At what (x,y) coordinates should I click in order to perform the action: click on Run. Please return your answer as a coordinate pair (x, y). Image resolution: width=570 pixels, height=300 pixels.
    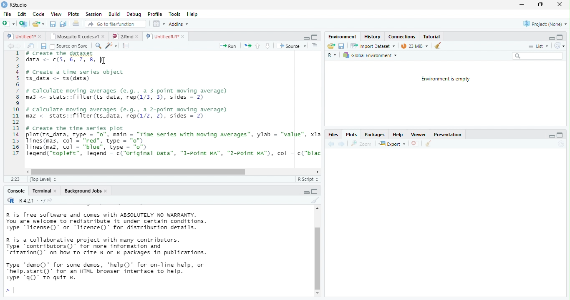
    Looking at the image, I should click on (228, 46).